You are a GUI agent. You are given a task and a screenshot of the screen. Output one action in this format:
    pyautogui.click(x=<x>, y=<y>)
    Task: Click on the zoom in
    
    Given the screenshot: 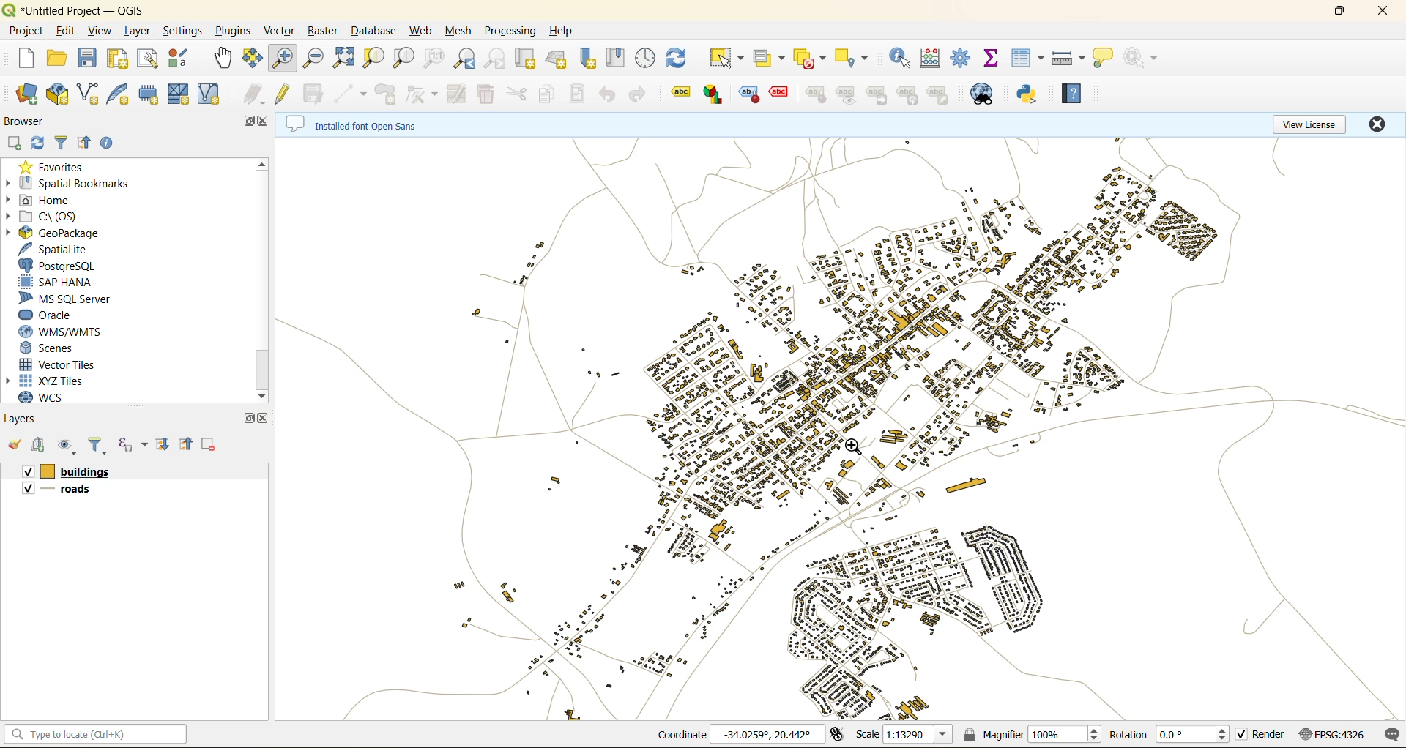 What is the action you would take?
    pyautogui.click(x=285, y=58)
    